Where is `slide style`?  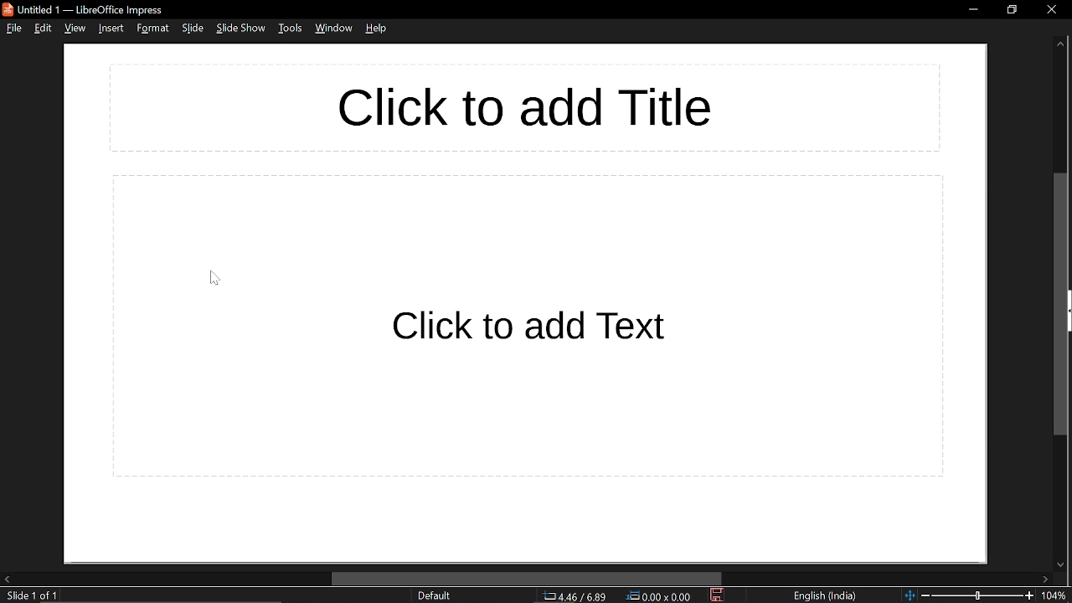 slide style is located at coordinates (434, 595).